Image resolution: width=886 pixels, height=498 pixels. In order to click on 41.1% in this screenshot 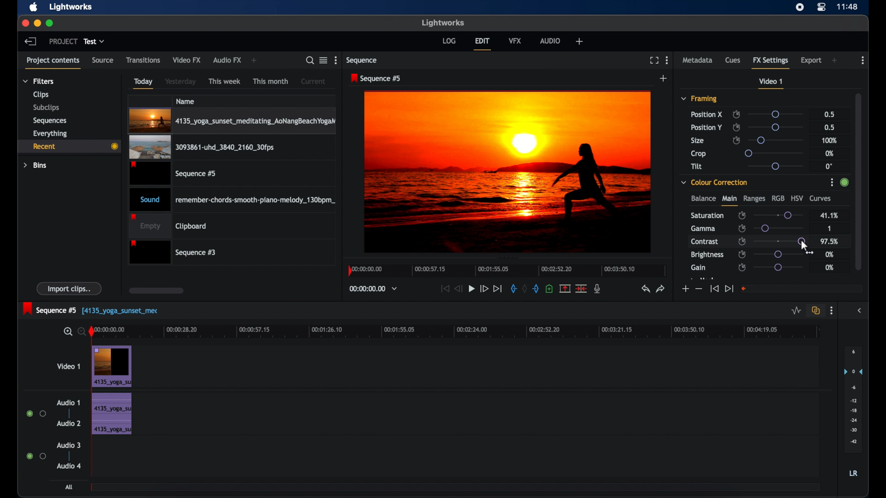, I will do `click(829, 215)`.